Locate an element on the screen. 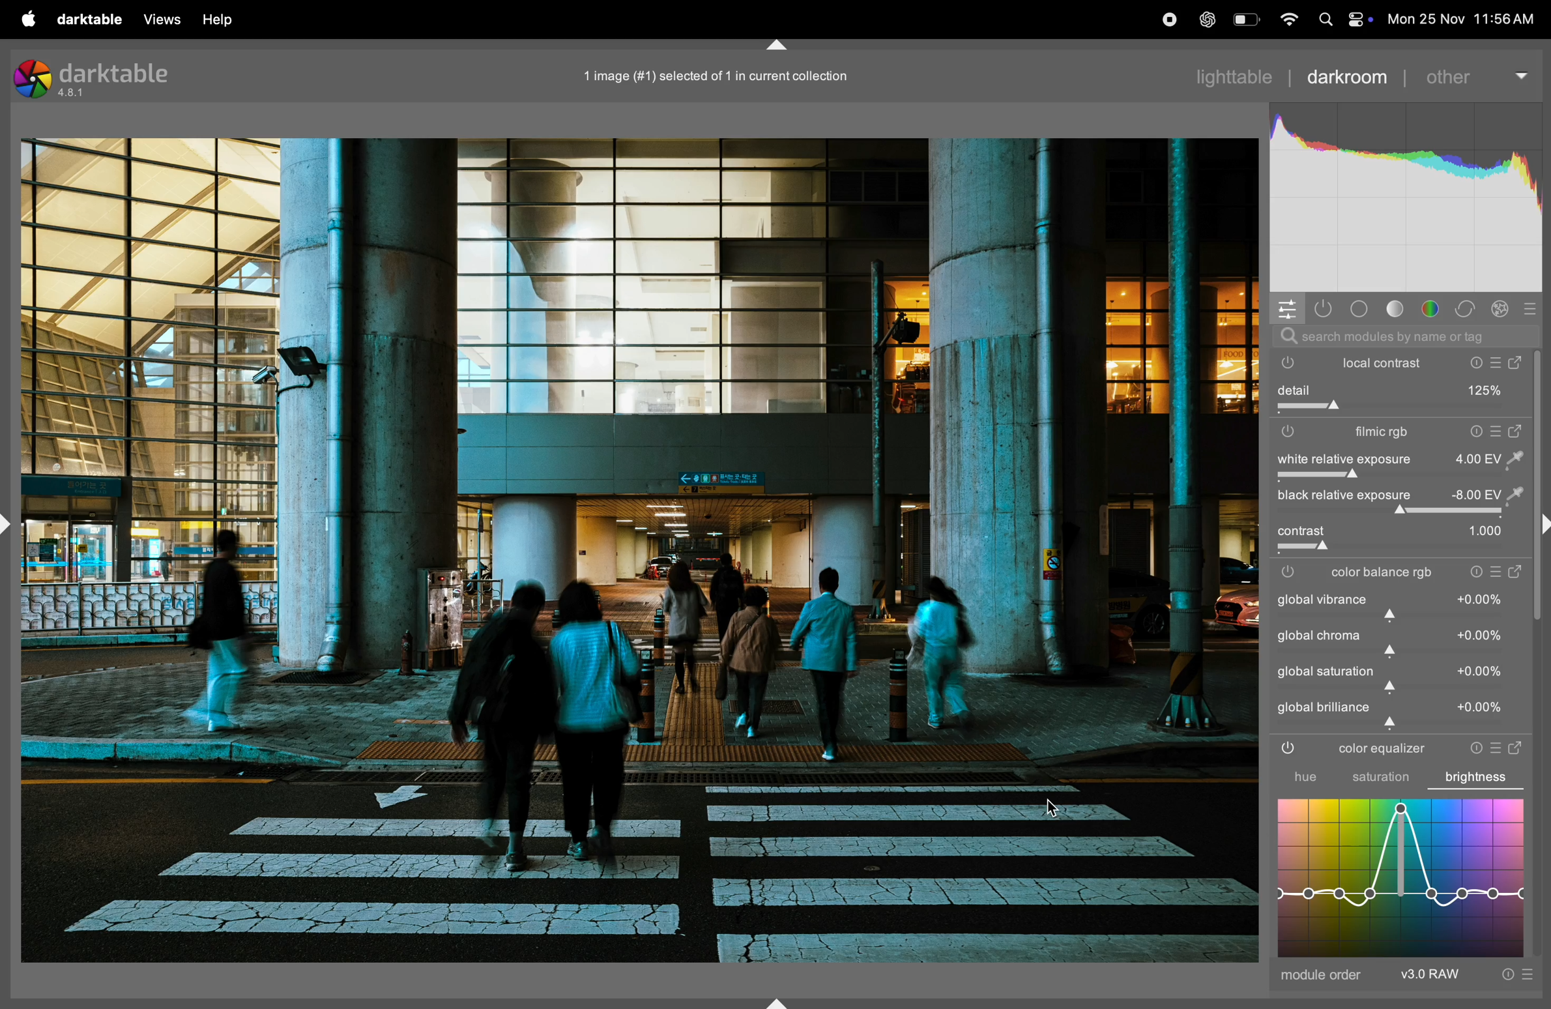 This screenshot has width=1551, height=1009. Collapse or expand  is located at coordinates (1541, 526).